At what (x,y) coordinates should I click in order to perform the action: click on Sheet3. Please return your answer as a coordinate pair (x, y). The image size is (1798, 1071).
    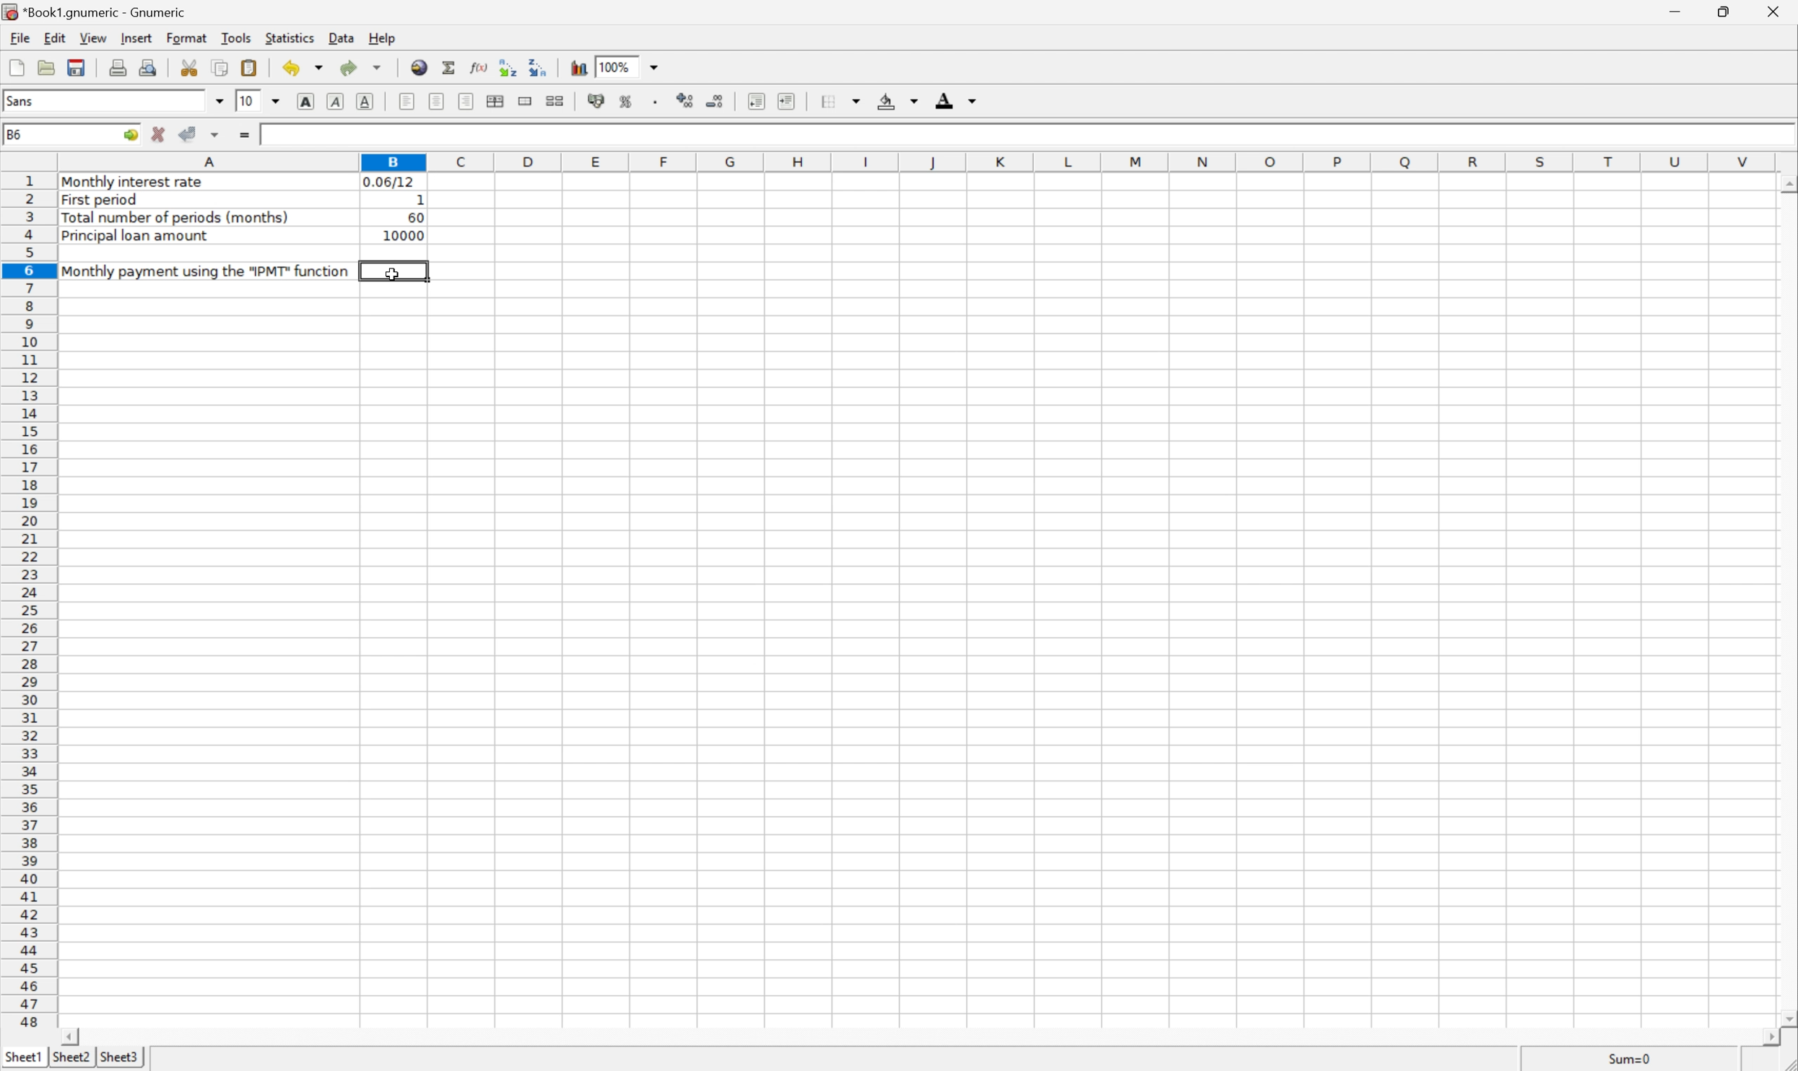
    Looking at the image, I should click on (121, 1057).